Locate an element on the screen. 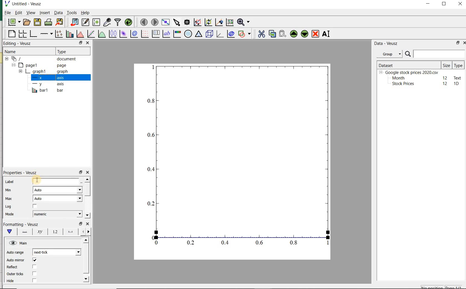  plot covariance ellipses is located at coordinates (231, 34).